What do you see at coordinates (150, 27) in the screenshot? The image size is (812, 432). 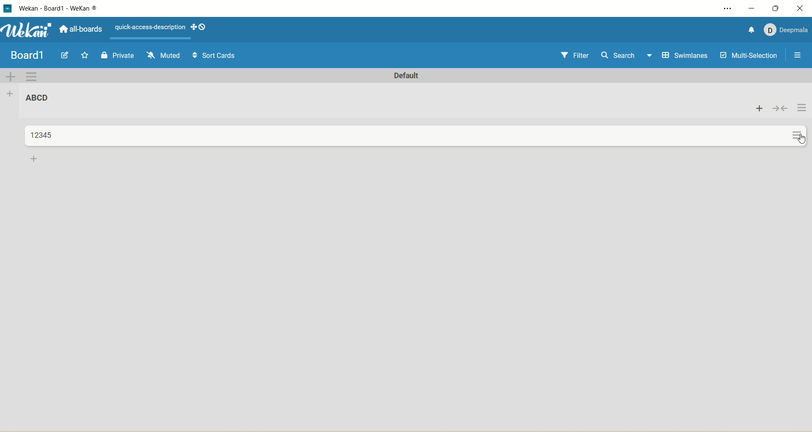 I see `text` at bounding box center [150, 27].